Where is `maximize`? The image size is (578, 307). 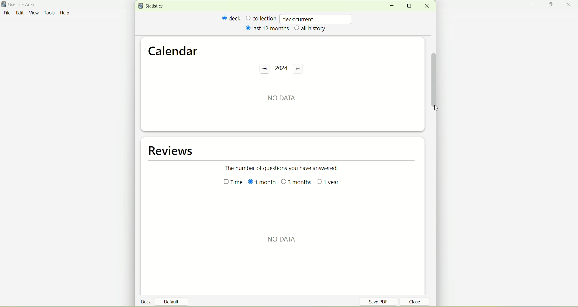 maximize is located at coordinates (552, 5).